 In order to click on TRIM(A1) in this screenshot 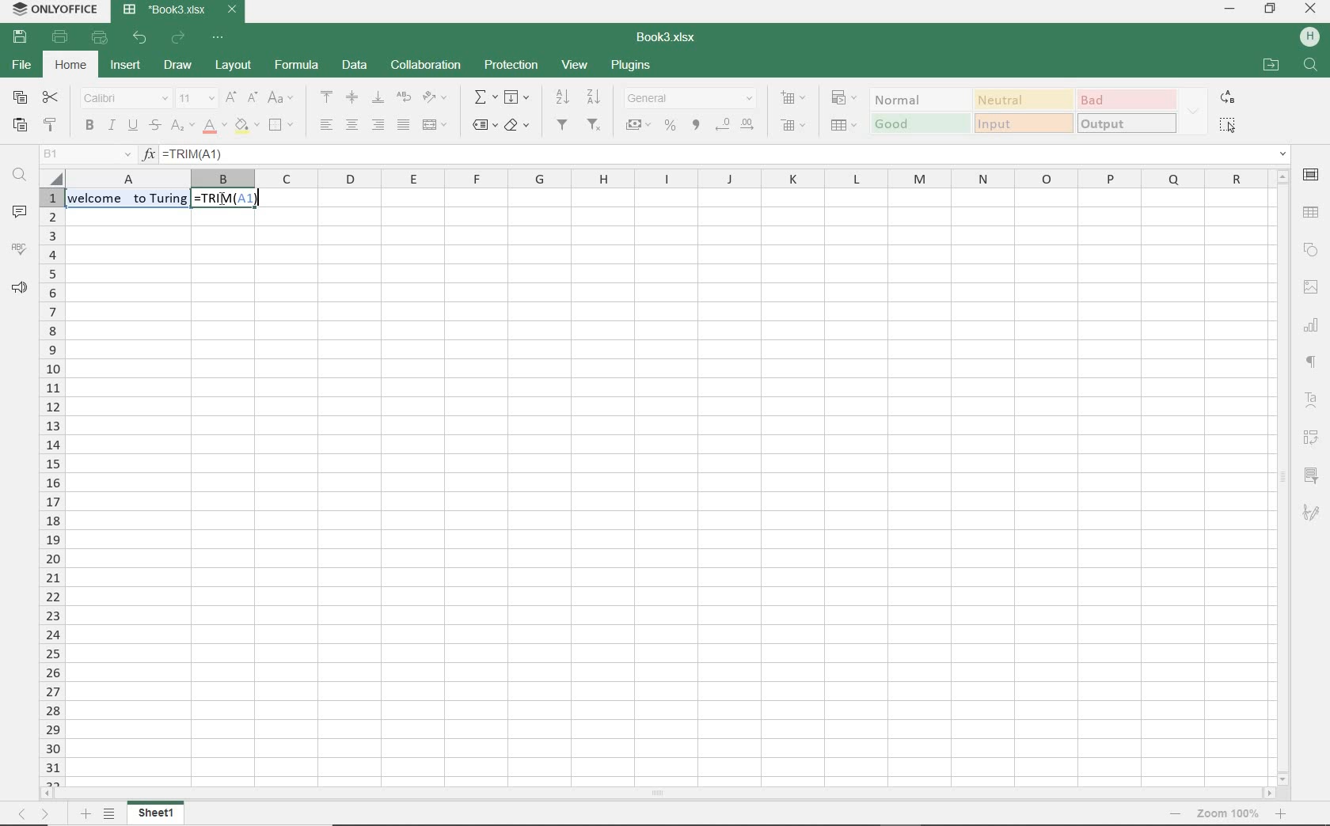, I will do `click(192, 154)`.